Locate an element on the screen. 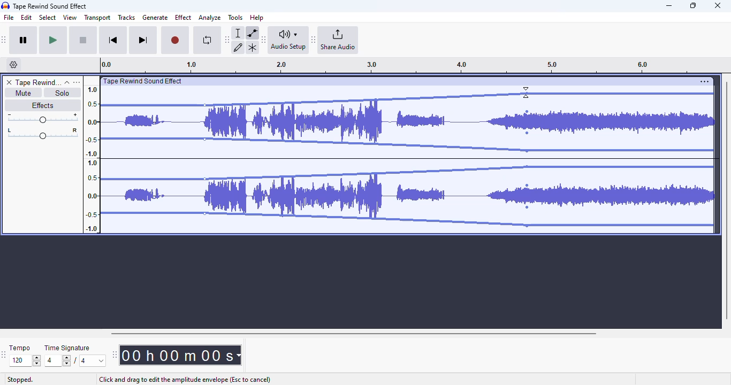 Image resolution: width=731 pixels, height=385 pixels. draw tool is located at coordinates (239, 47).